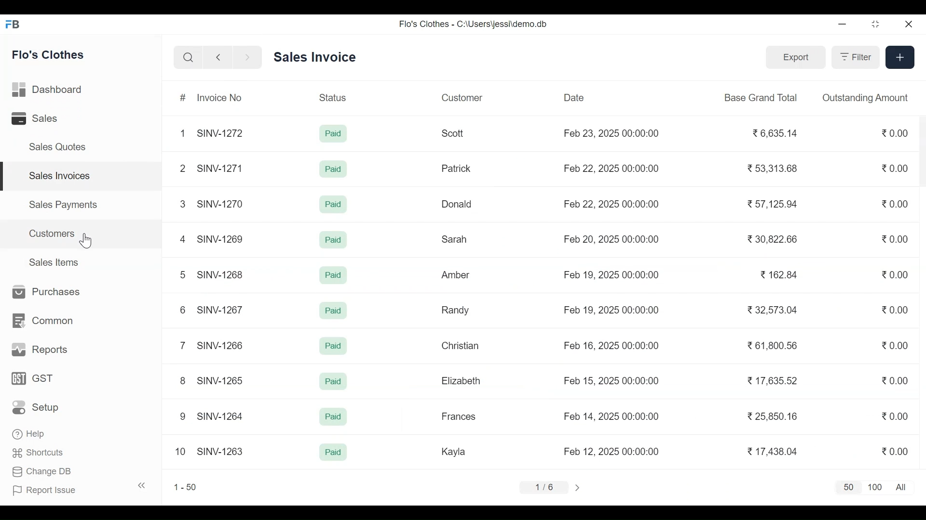  What do you see at coordinates (317, 57) in the screenshot?
I see `Sales Invoice` at bounding box center [317, 57].